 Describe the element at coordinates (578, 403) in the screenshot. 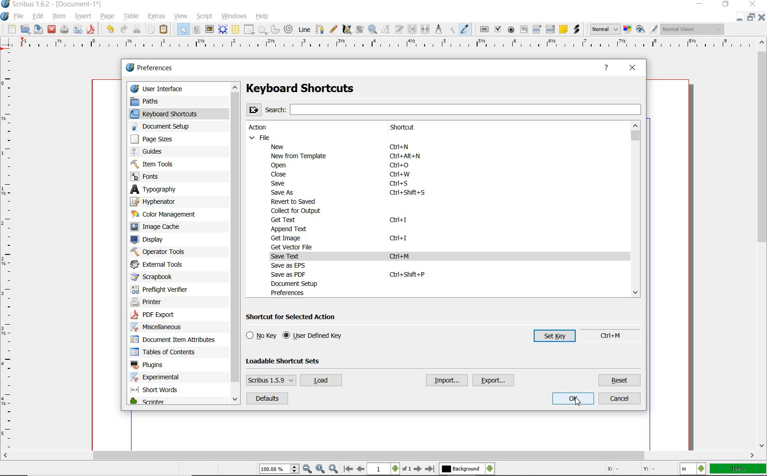

I see `cursor` at that location.